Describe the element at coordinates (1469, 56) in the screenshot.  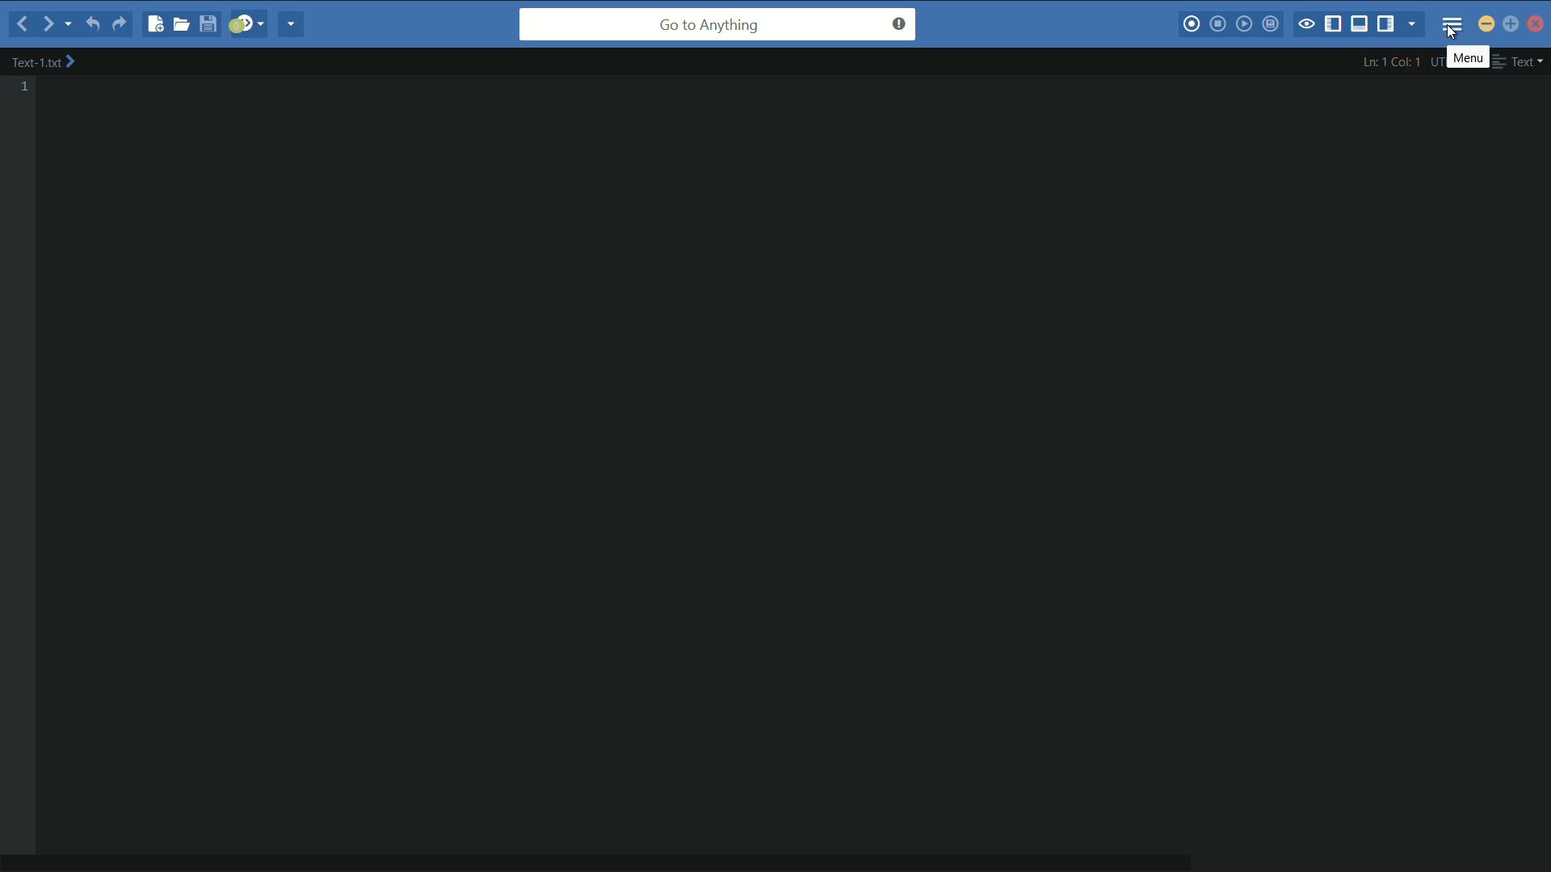
I see `menu pop up` at that location.